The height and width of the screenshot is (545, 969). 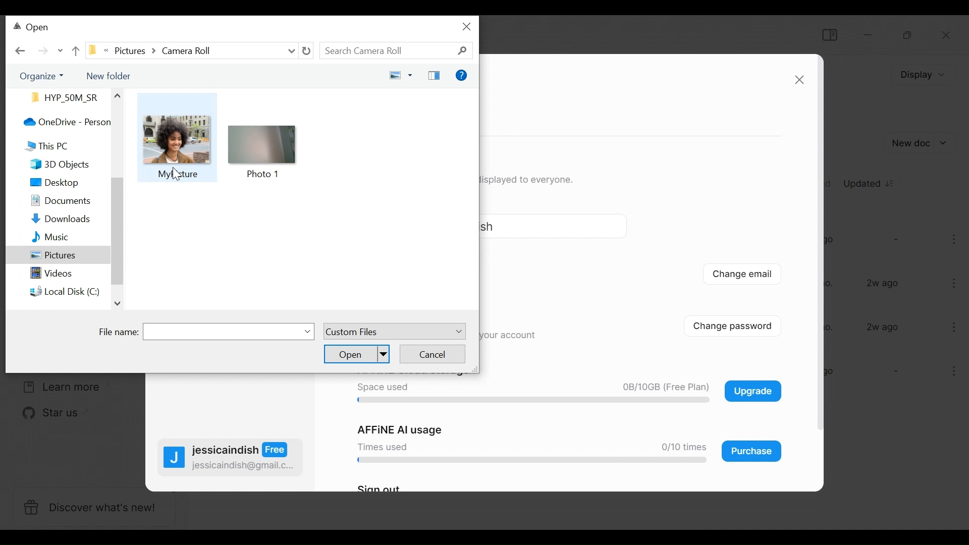 What do you see at coordinates (752, 391) in the screenshot?
I see `Upgrade` at bounding box center [752, 391].